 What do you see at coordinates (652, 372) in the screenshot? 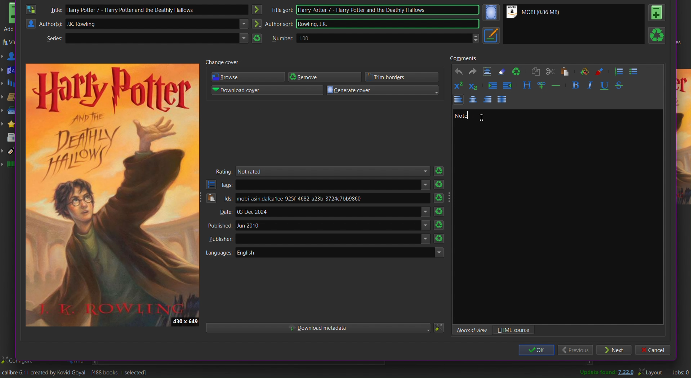
I see `Layout` at bounding box center [652, 372].